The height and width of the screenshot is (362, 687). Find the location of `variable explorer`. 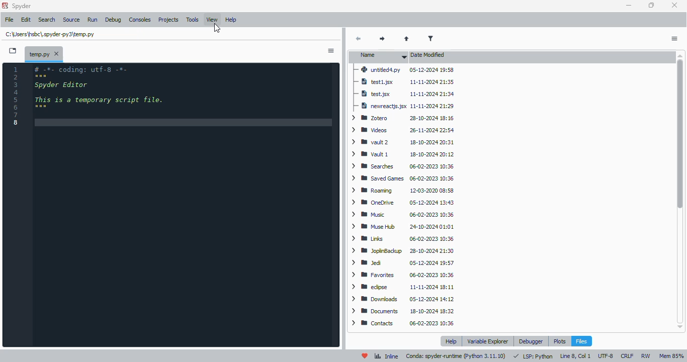

variable explorer is located at coordinates (488, 341).